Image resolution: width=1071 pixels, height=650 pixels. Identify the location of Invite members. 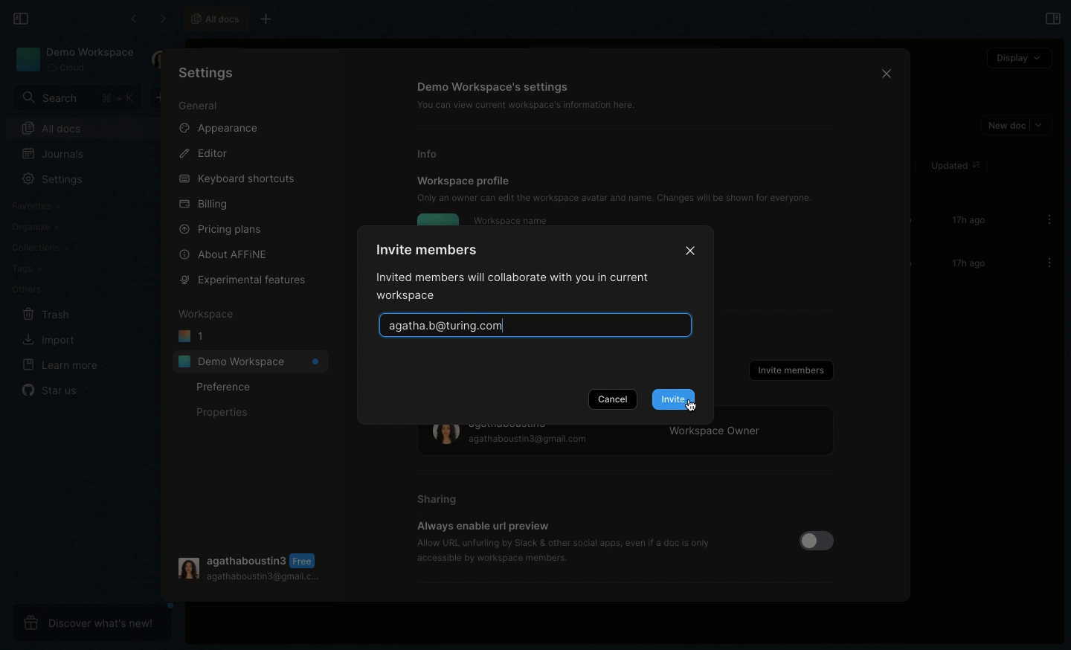
(424, 251).